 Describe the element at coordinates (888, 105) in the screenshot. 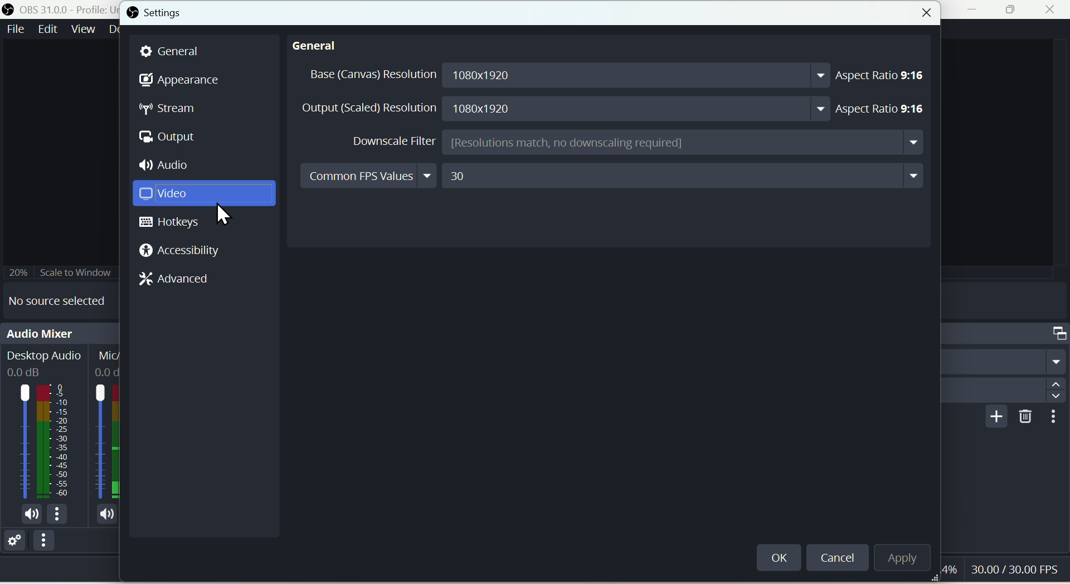

I see `Aspect ratio 9: 16` at that location.